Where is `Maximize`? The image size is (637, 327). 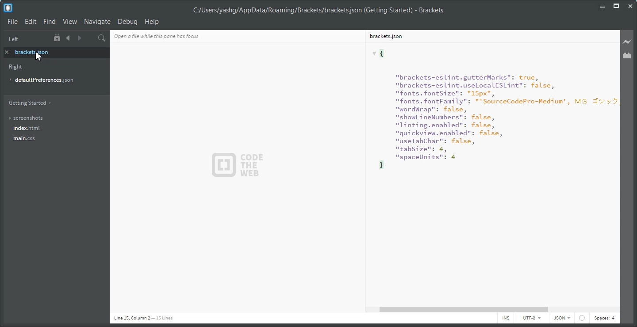
Maximize is located at coordinates (616, 6).